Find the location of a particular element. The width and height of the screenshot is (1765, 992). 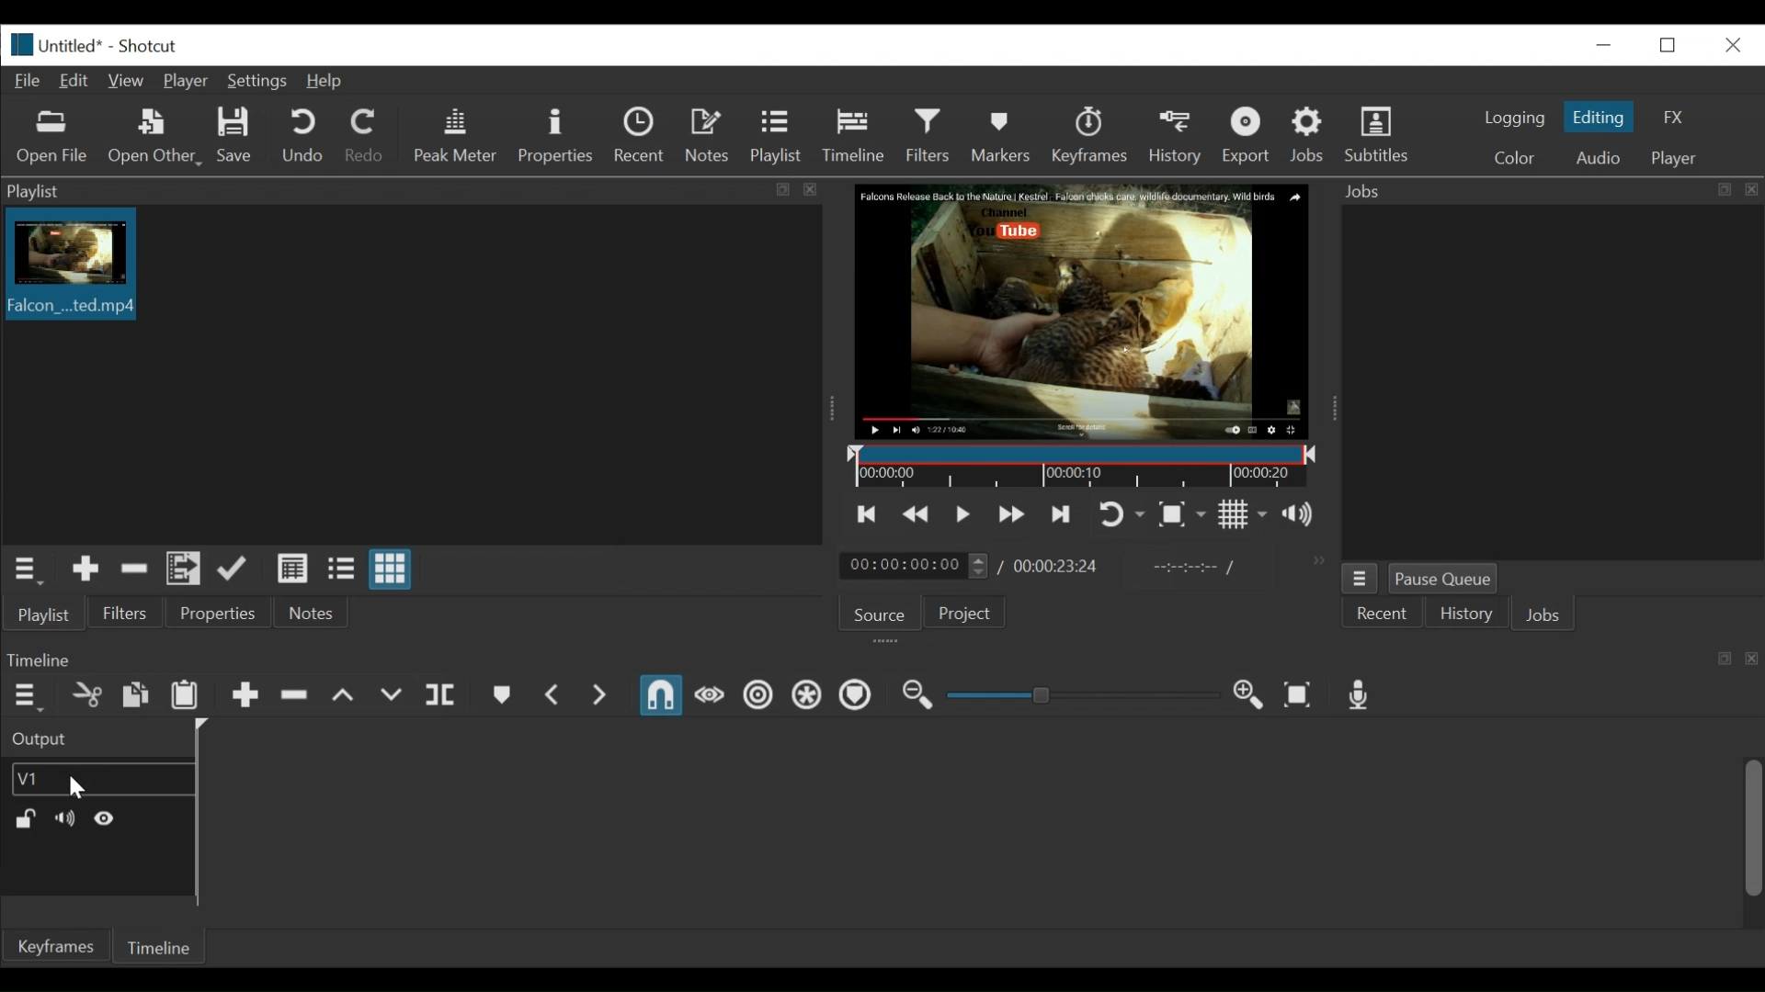

Restore is located at coordinates (1664, 43).